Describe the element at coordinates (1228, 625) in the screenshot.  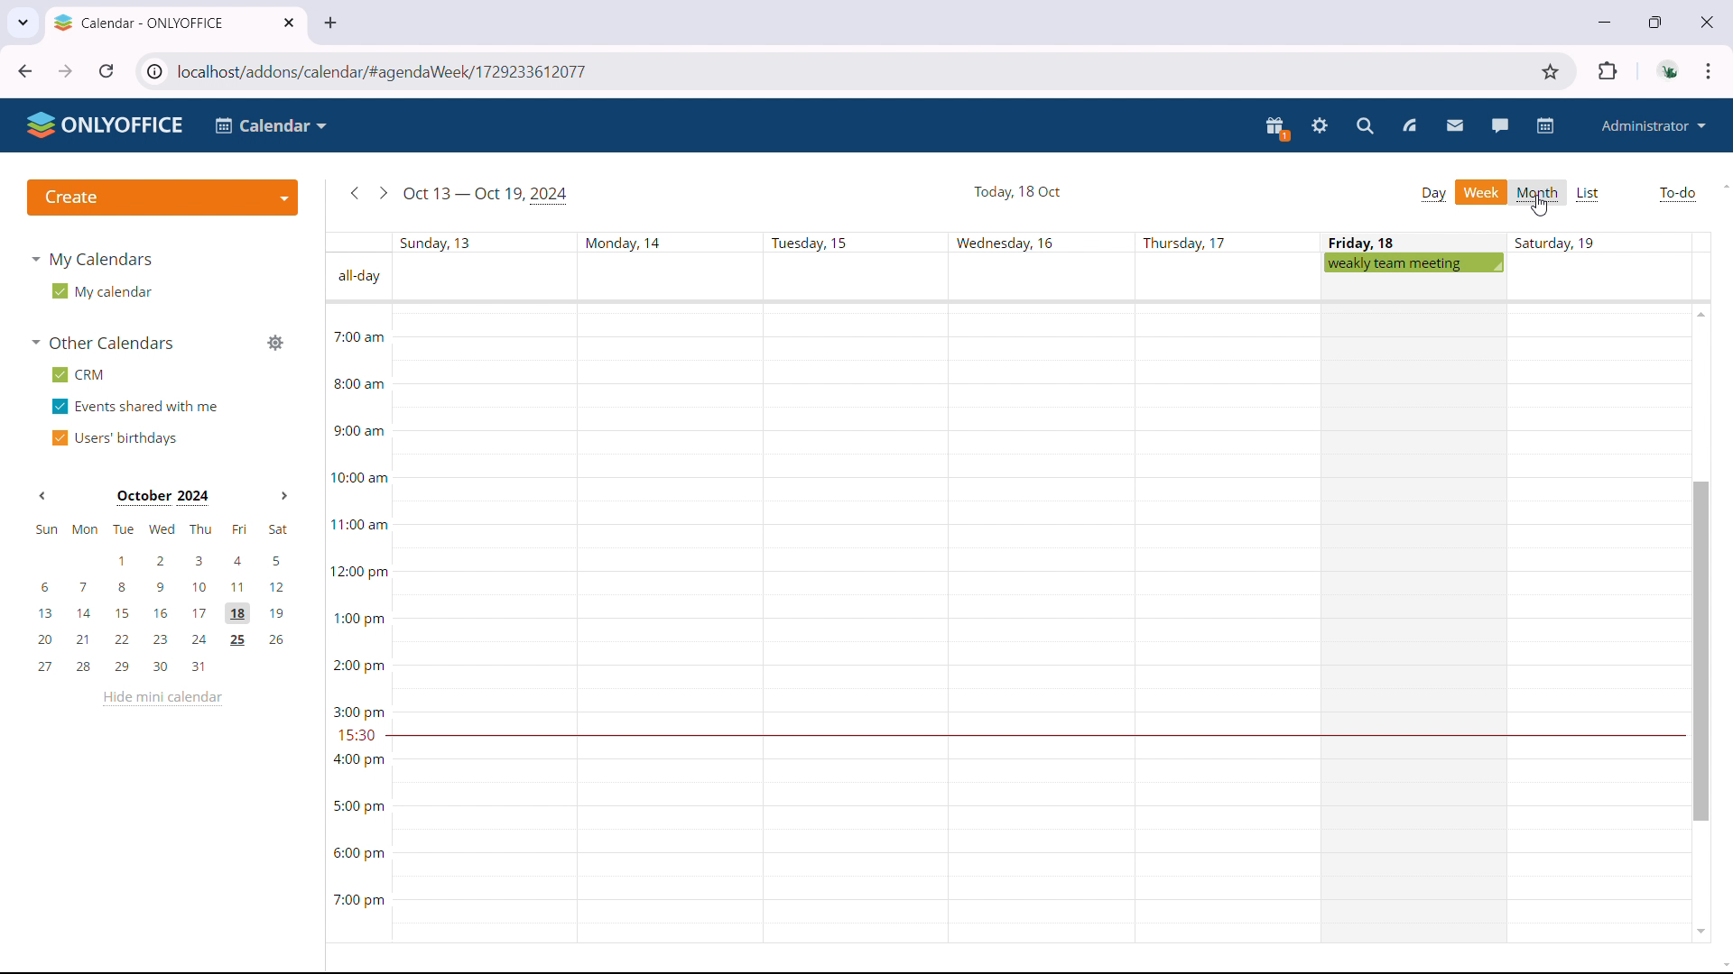
I see `Schedule for Thursday` at that location.